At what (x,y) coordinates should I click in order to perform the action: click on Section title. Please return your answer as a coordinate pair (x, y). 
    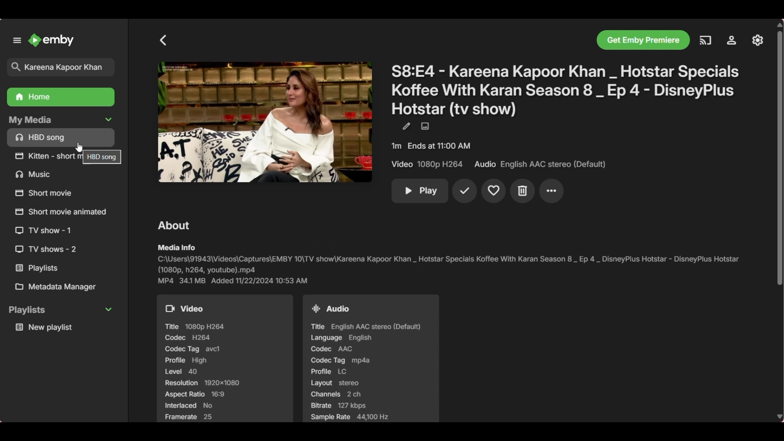
    Looking at the image, I should click on (173, 225).